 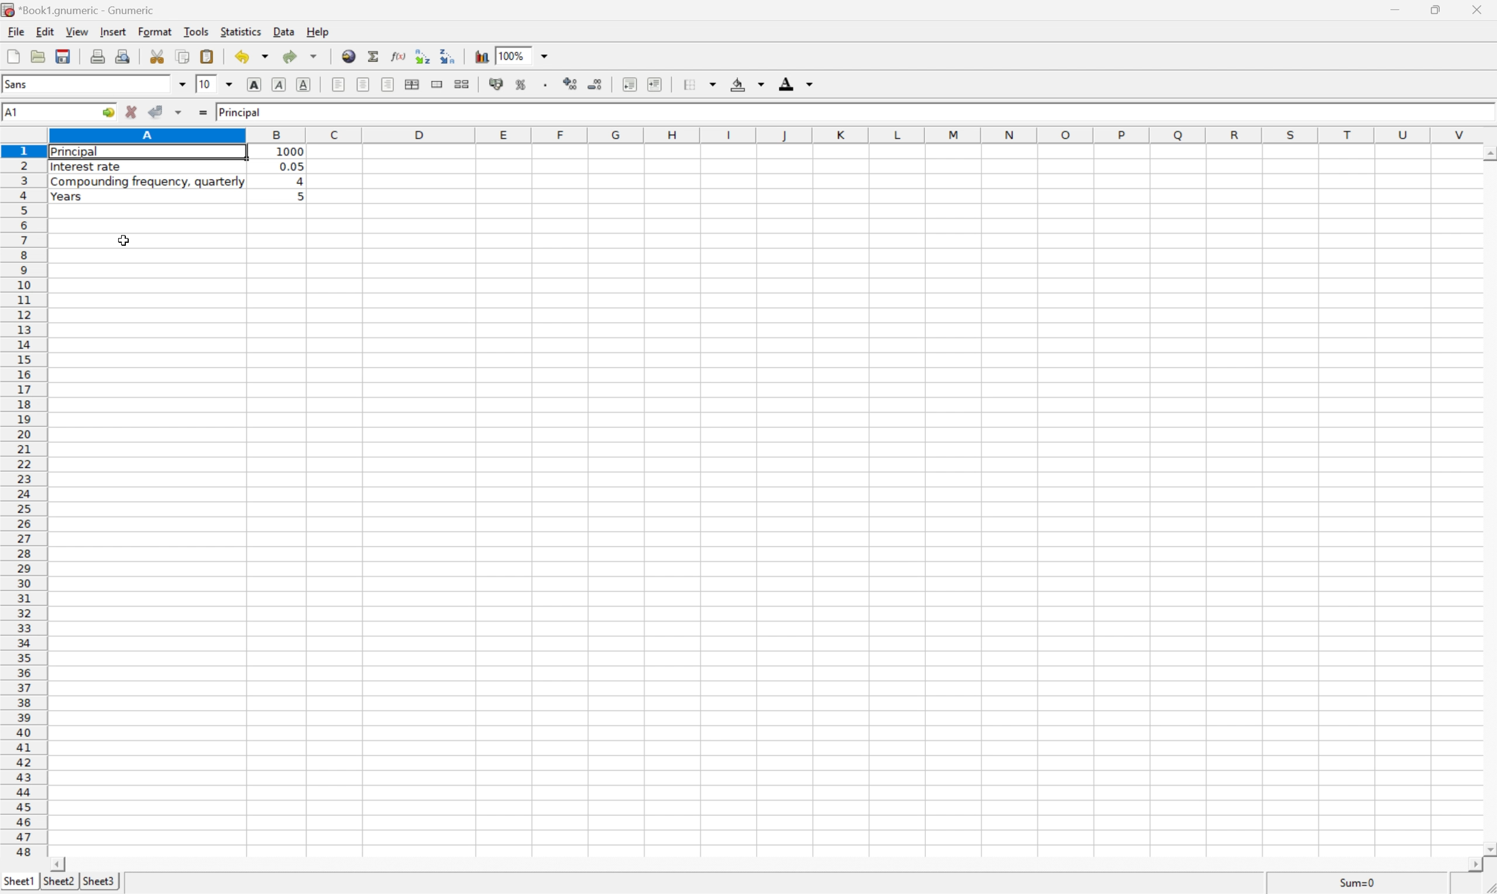 What do you see at coordinates (387, 84) in the screenshot?
I see `Align right` at bounding box center [387, 84].